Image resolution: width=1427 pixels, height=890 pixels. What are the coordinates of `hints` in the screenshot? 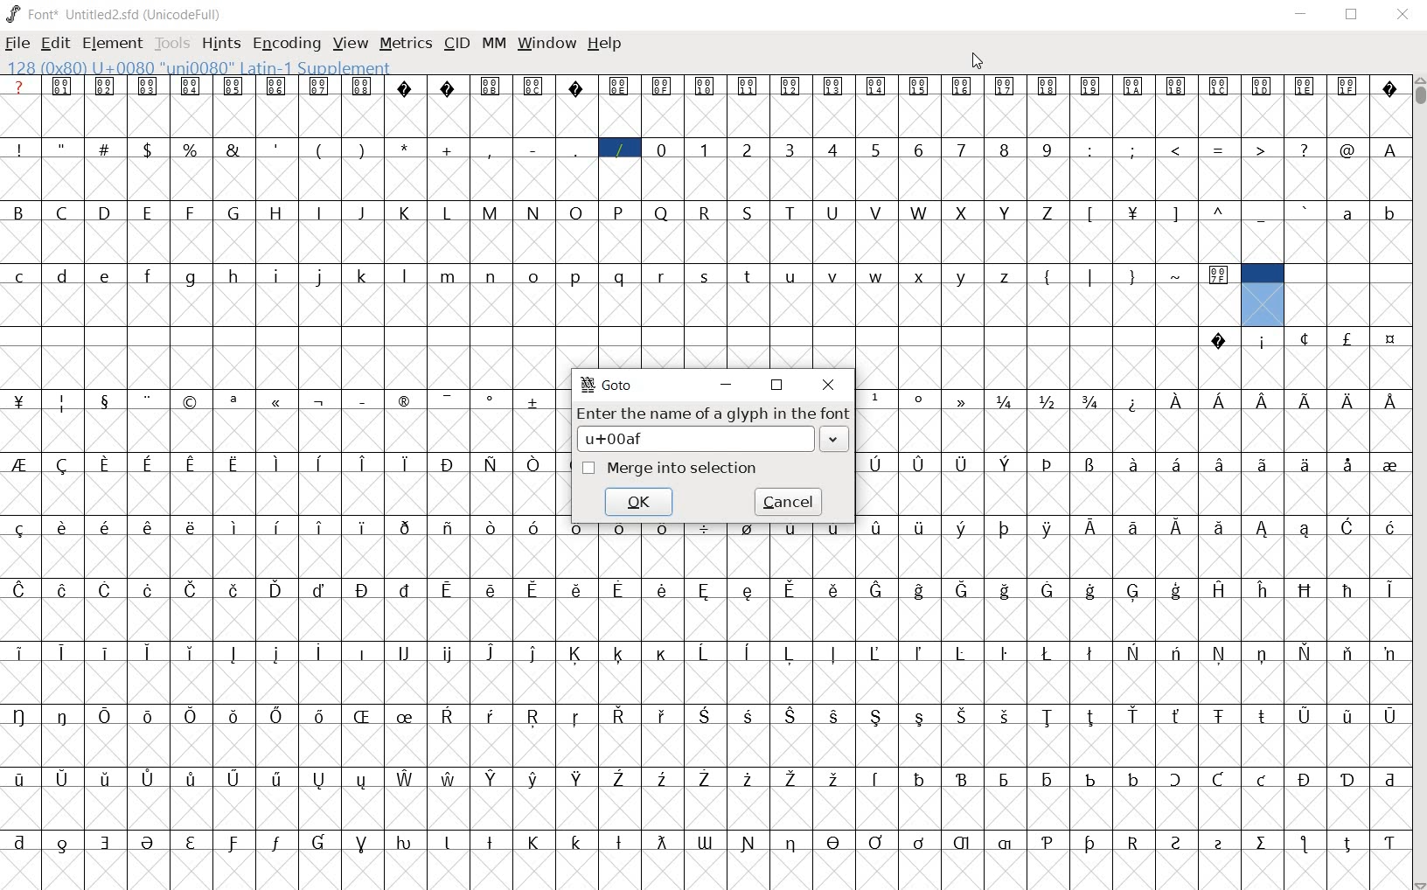 It's located at (221, 45).